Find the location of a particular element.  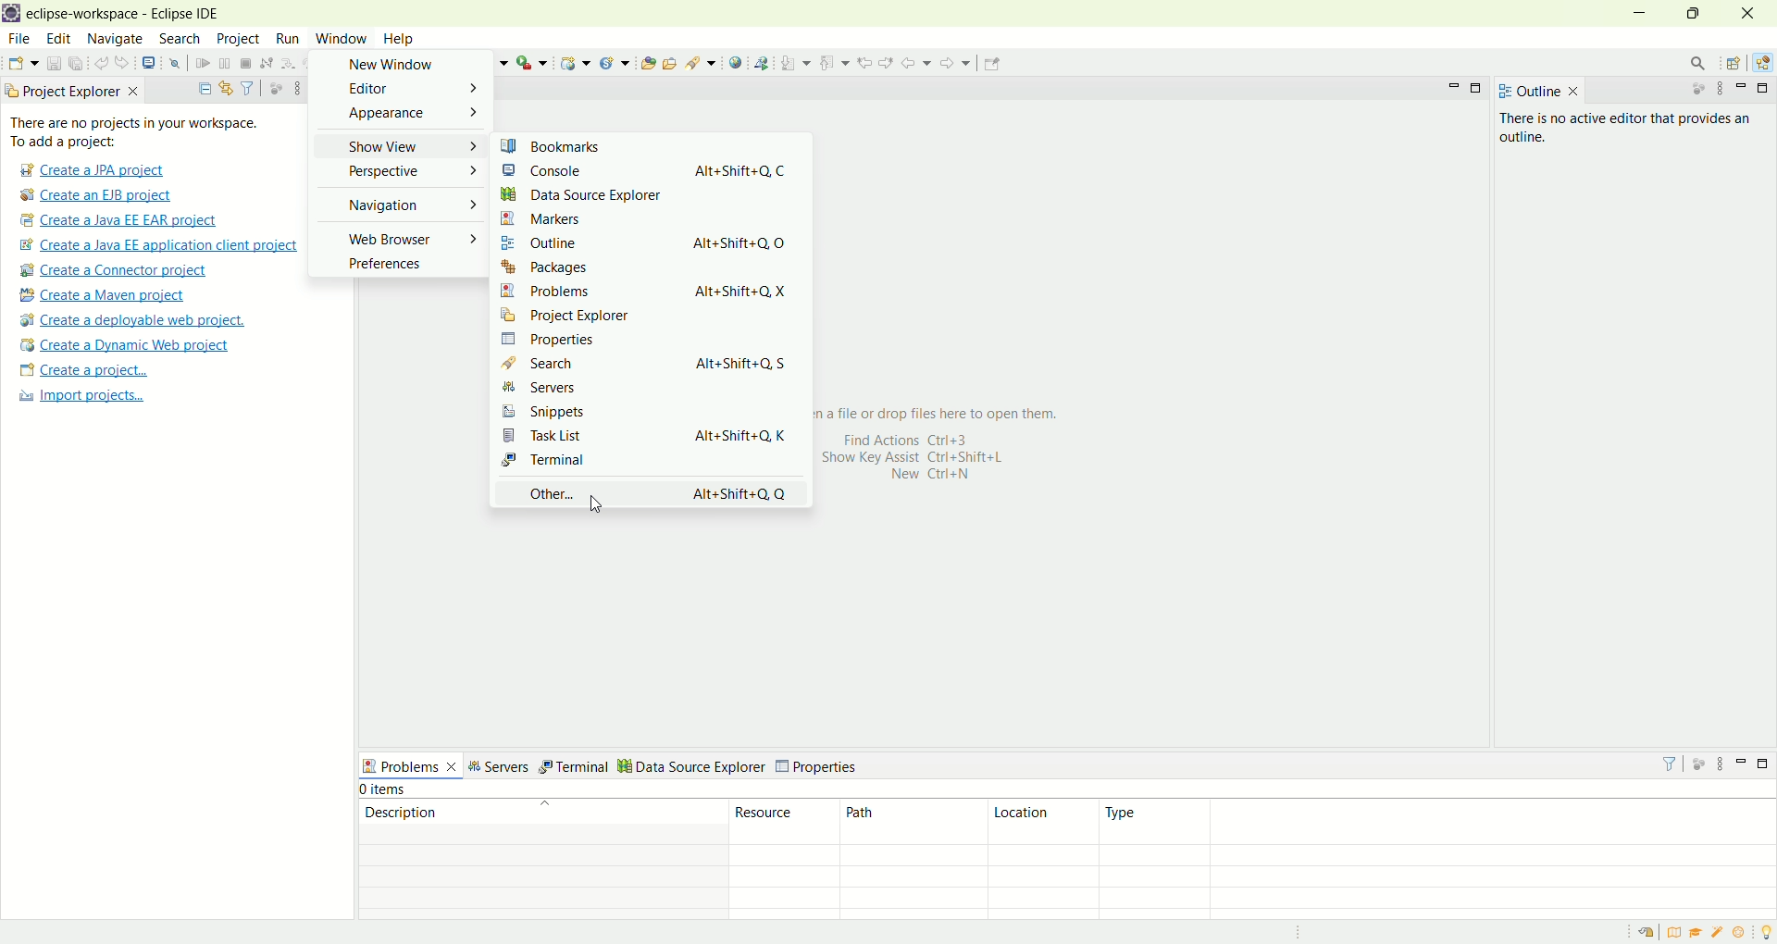

markers is located at coordinates (584, 215).